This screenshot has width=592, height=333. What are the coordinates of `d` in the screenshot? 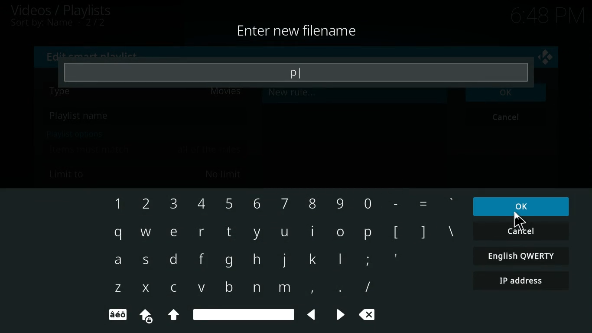 It's located at (174, 260).